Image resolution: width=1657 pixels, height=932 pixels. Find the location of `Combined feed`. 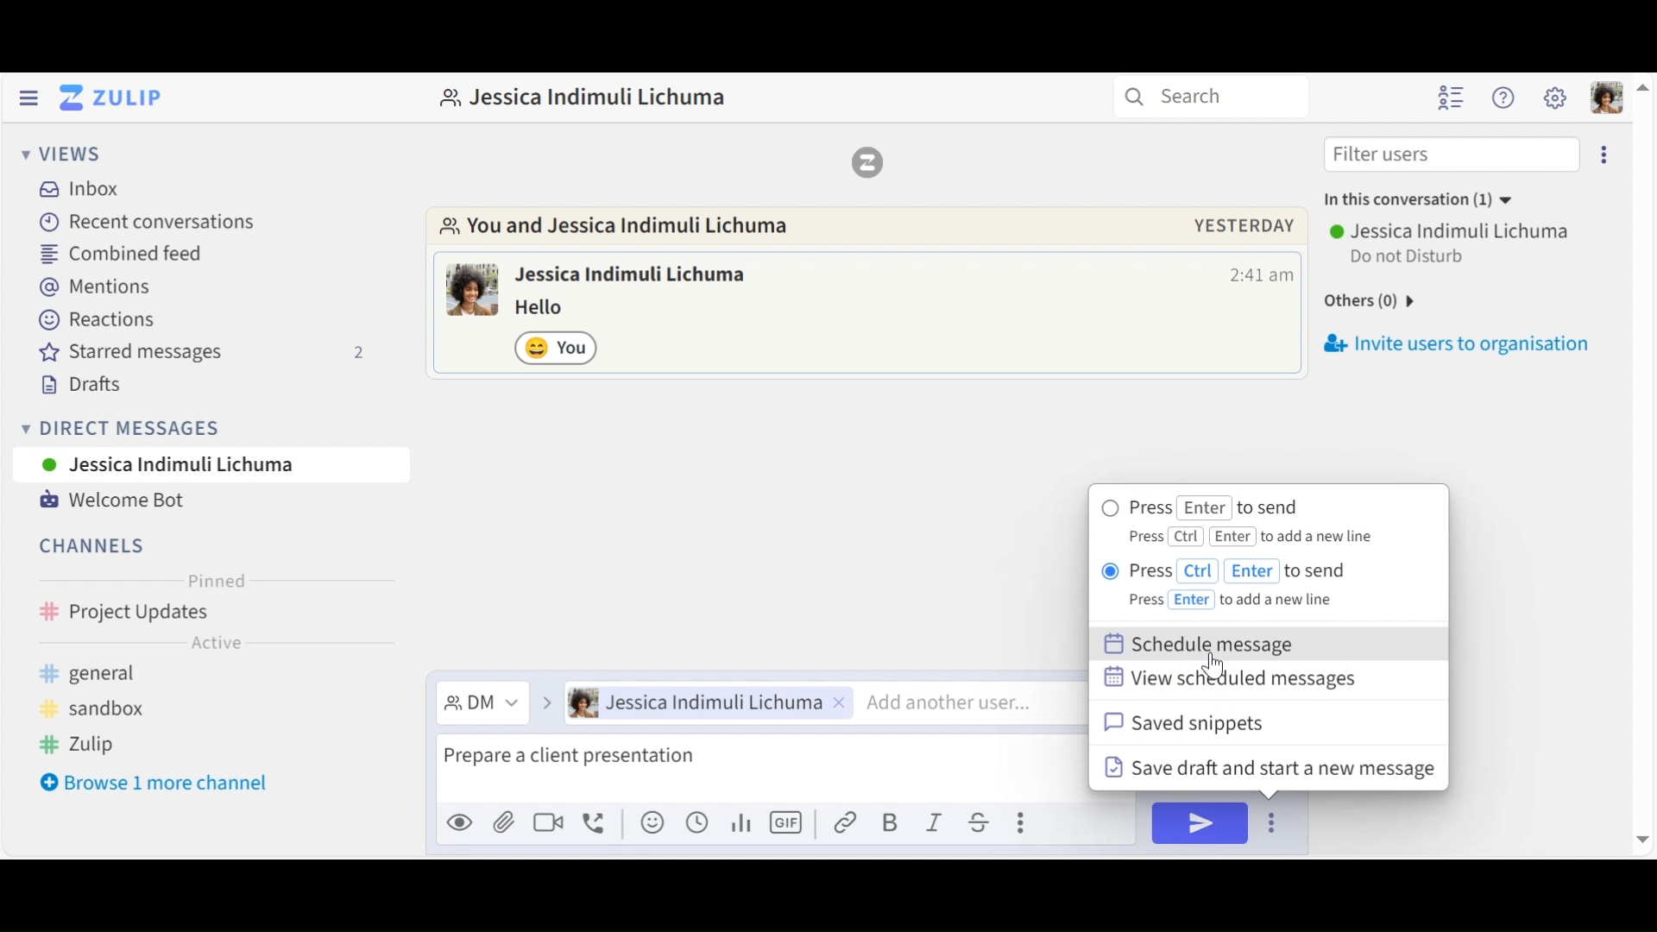

Combined feed is located at coordinates (125, 253).